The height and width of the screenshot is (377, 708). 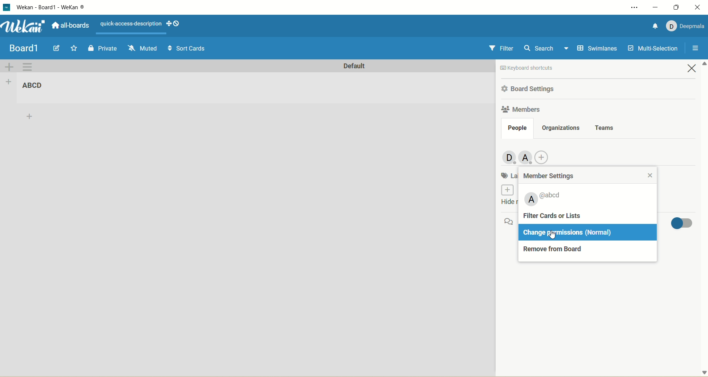 What do you see at coordinates (75, 48) in the screenshot?
I see `Start` at bounding box center [75, 48].